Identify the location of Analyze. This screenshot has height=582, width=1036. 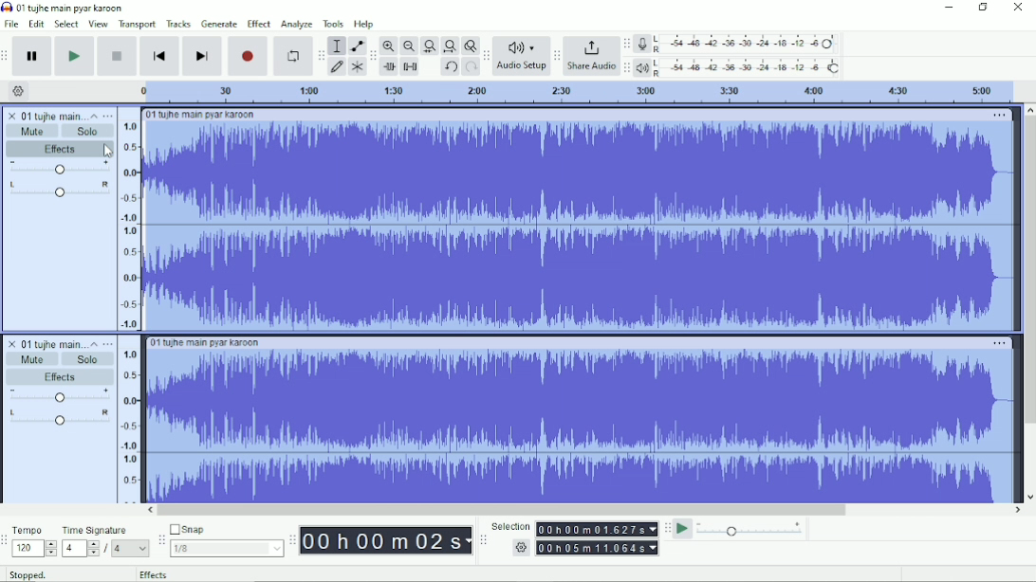
(297, 24).